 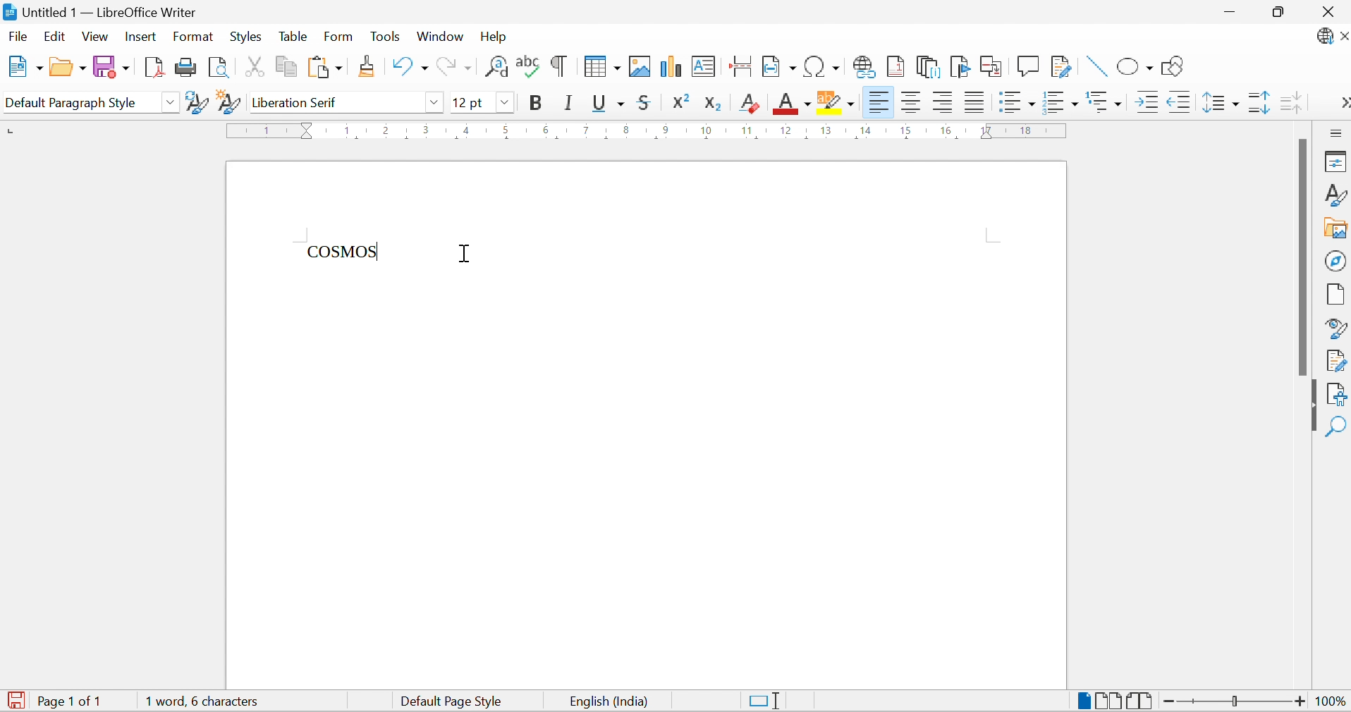 What do you see at coordinates (1104, 100) in the screenshot?
I see `Select Outline Format` at bounding box center [1104, 100].